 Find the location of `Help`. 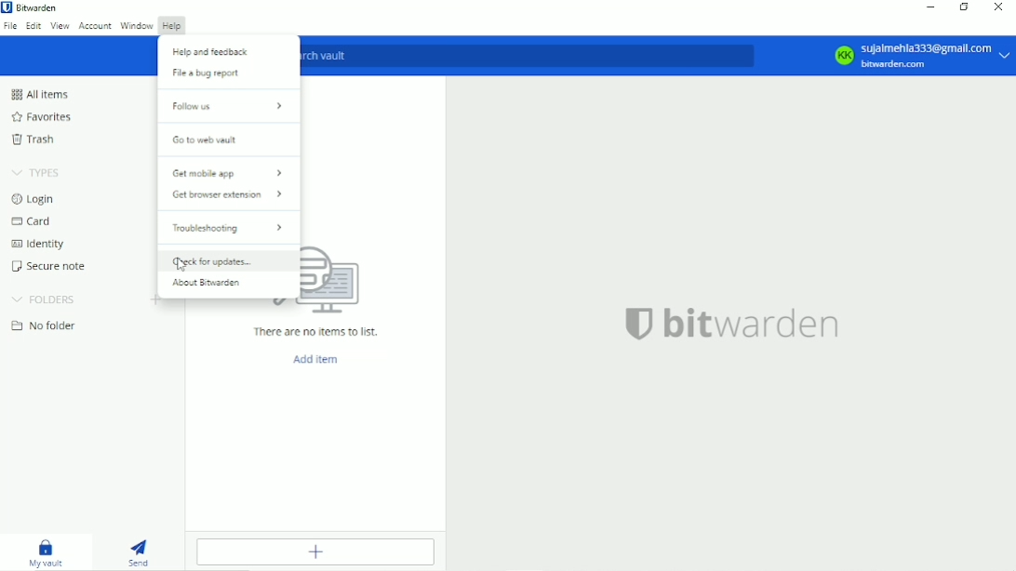

Help is located at coordinates (173, 26).